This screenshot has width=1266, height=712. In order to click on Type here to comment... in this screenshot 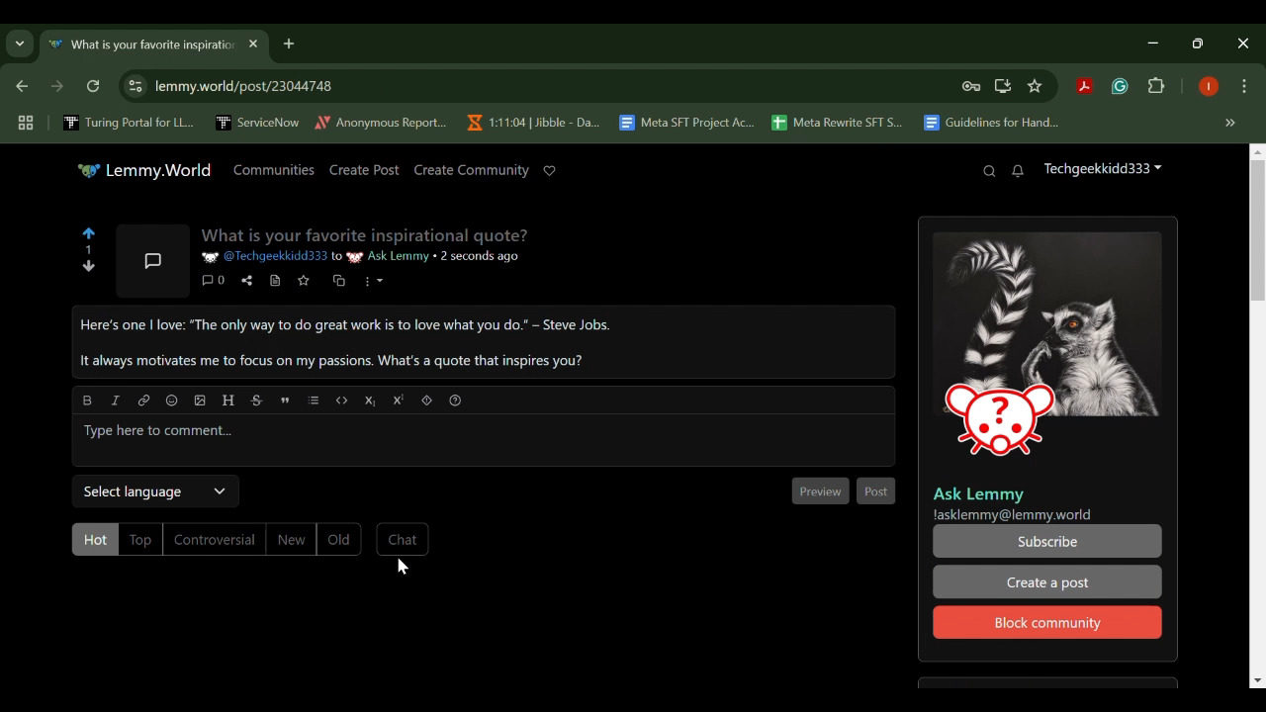, I will do `click(483, 441)`.